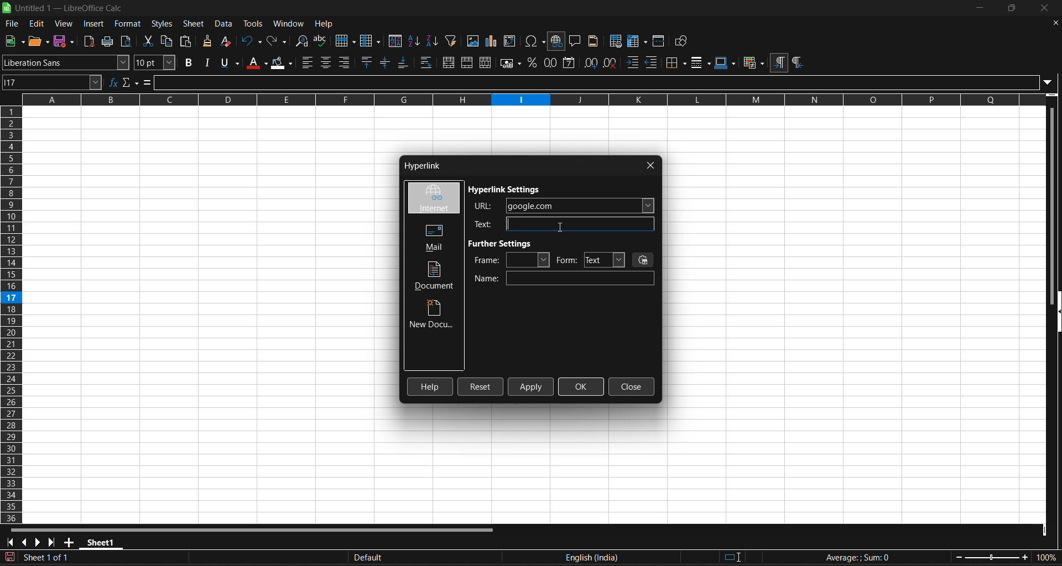  What do you see at coordinates (448, 62) in the screenshot?
I see `merge and center or unmerge cells depending on the current toggle state` at bounding box center [448, 62].